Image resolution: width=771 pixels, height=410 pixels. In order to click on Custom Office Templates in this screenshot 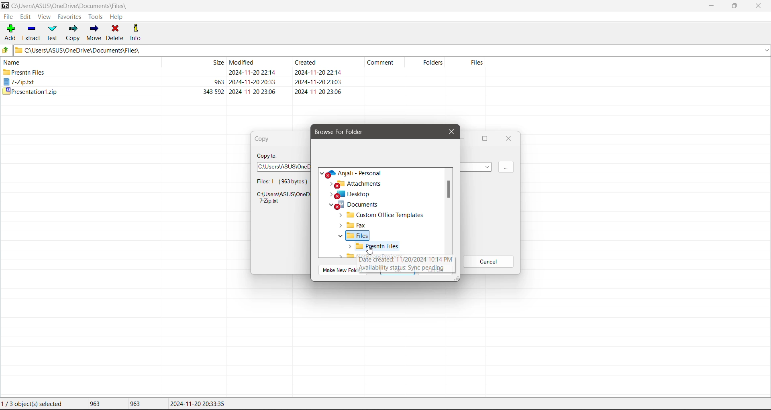, I will do `click(383, 215)`.